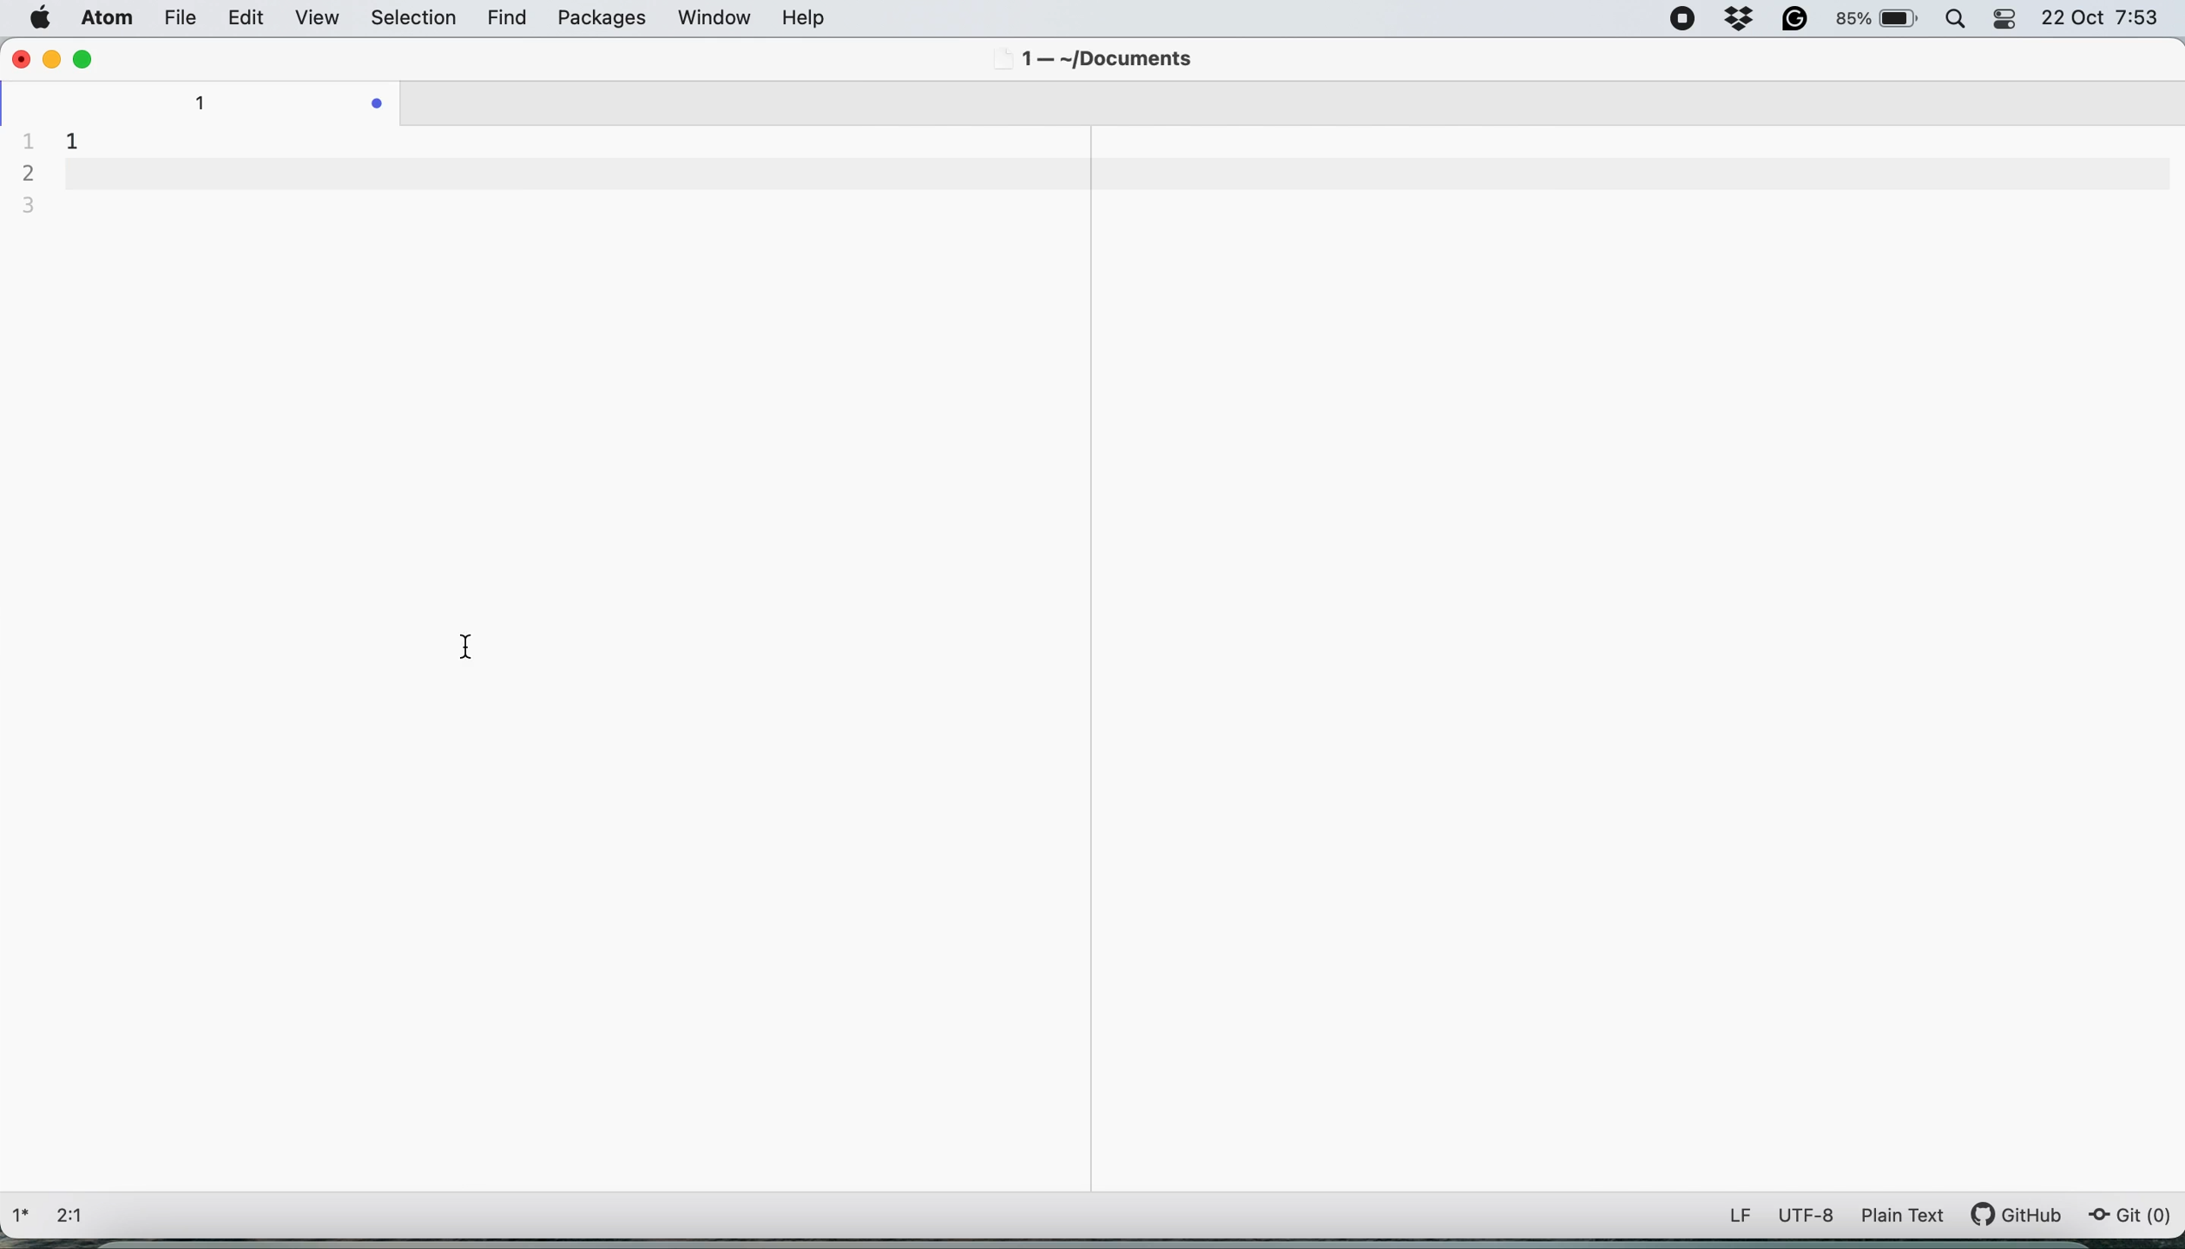 The height and width of the screenshot is (1249, 2185). What do you see at coordinates (210, 101) in the screenshot?
I see `document name` at bounding box center [210, 101].